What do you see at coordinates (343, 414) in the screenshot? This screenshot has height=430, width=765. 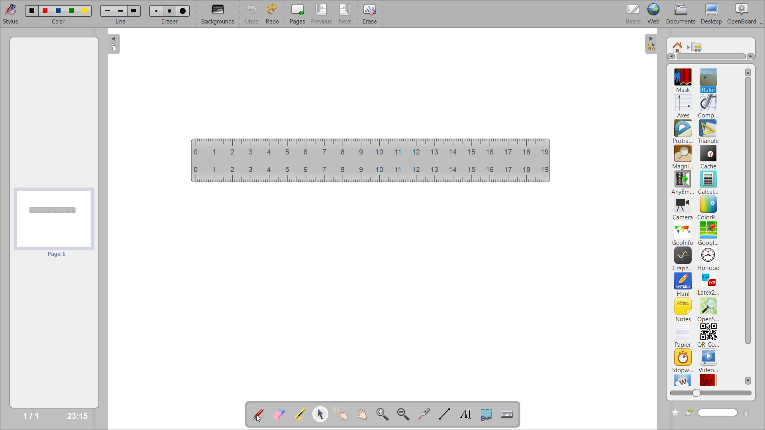 I see `interact with items` at bounding box center [343, 414].